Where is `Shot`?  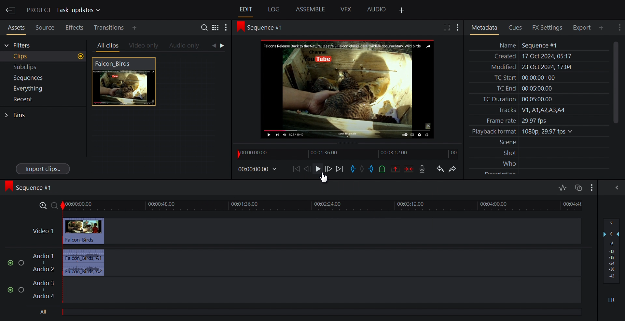
Shot is located at coordinates (539, 152).